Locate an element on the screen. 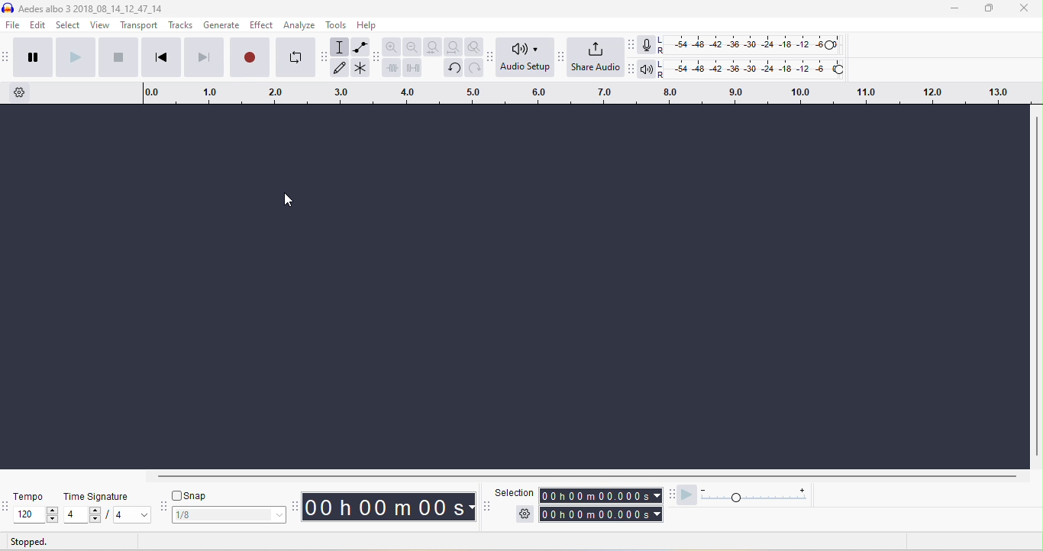 This screenshot has height=551, width=1043. audacity edit toolbar is located at coordinates (376, 56).